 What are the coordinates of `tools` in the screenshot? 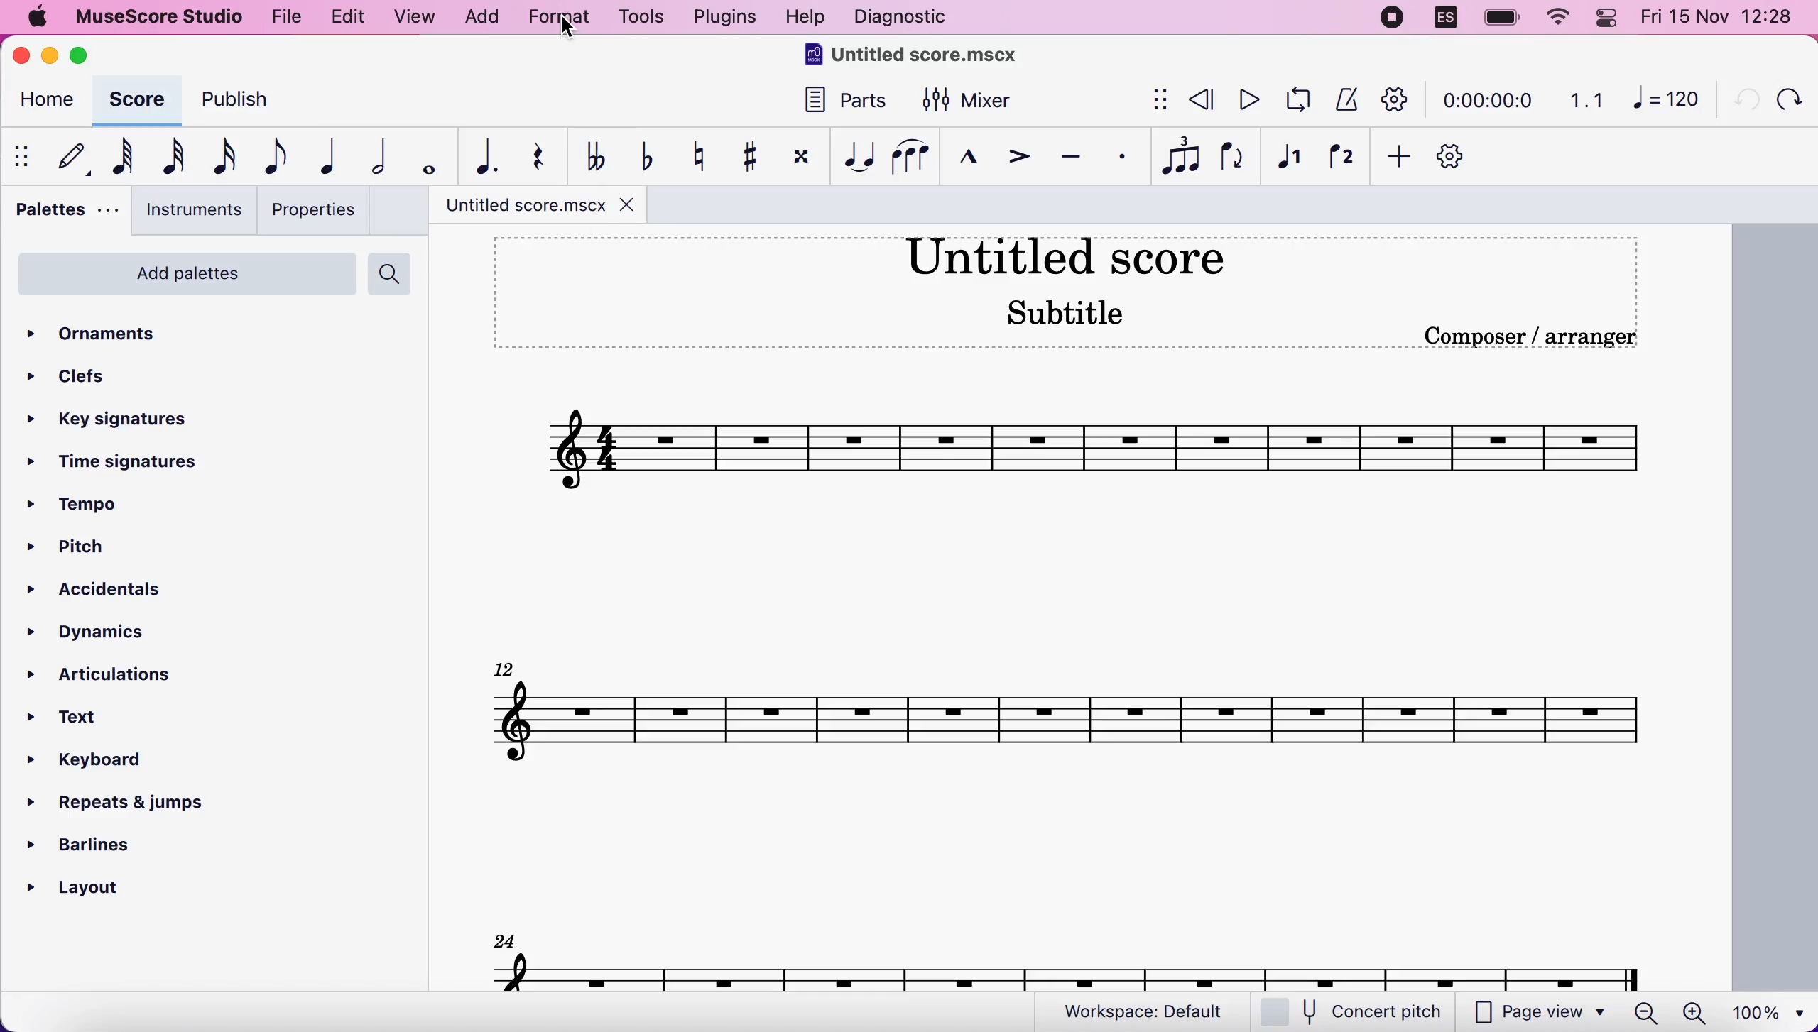 It's located at (640, 18).